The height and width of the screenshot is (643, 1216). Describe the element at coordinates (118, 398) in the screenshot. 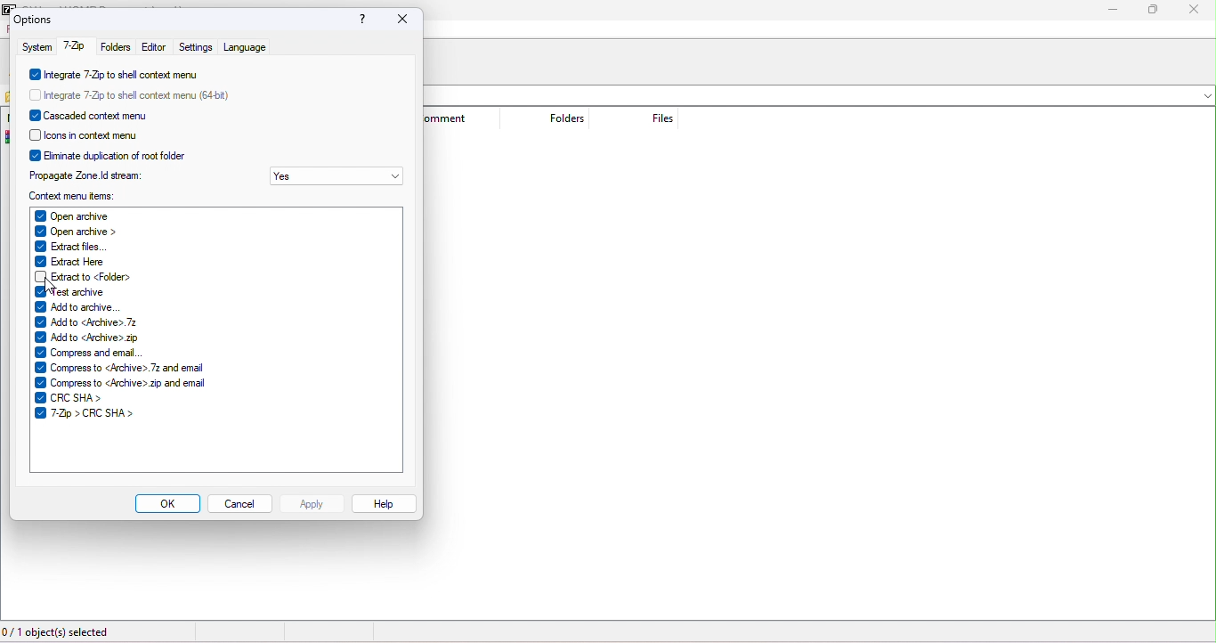

I see `crc sha>` at that location.